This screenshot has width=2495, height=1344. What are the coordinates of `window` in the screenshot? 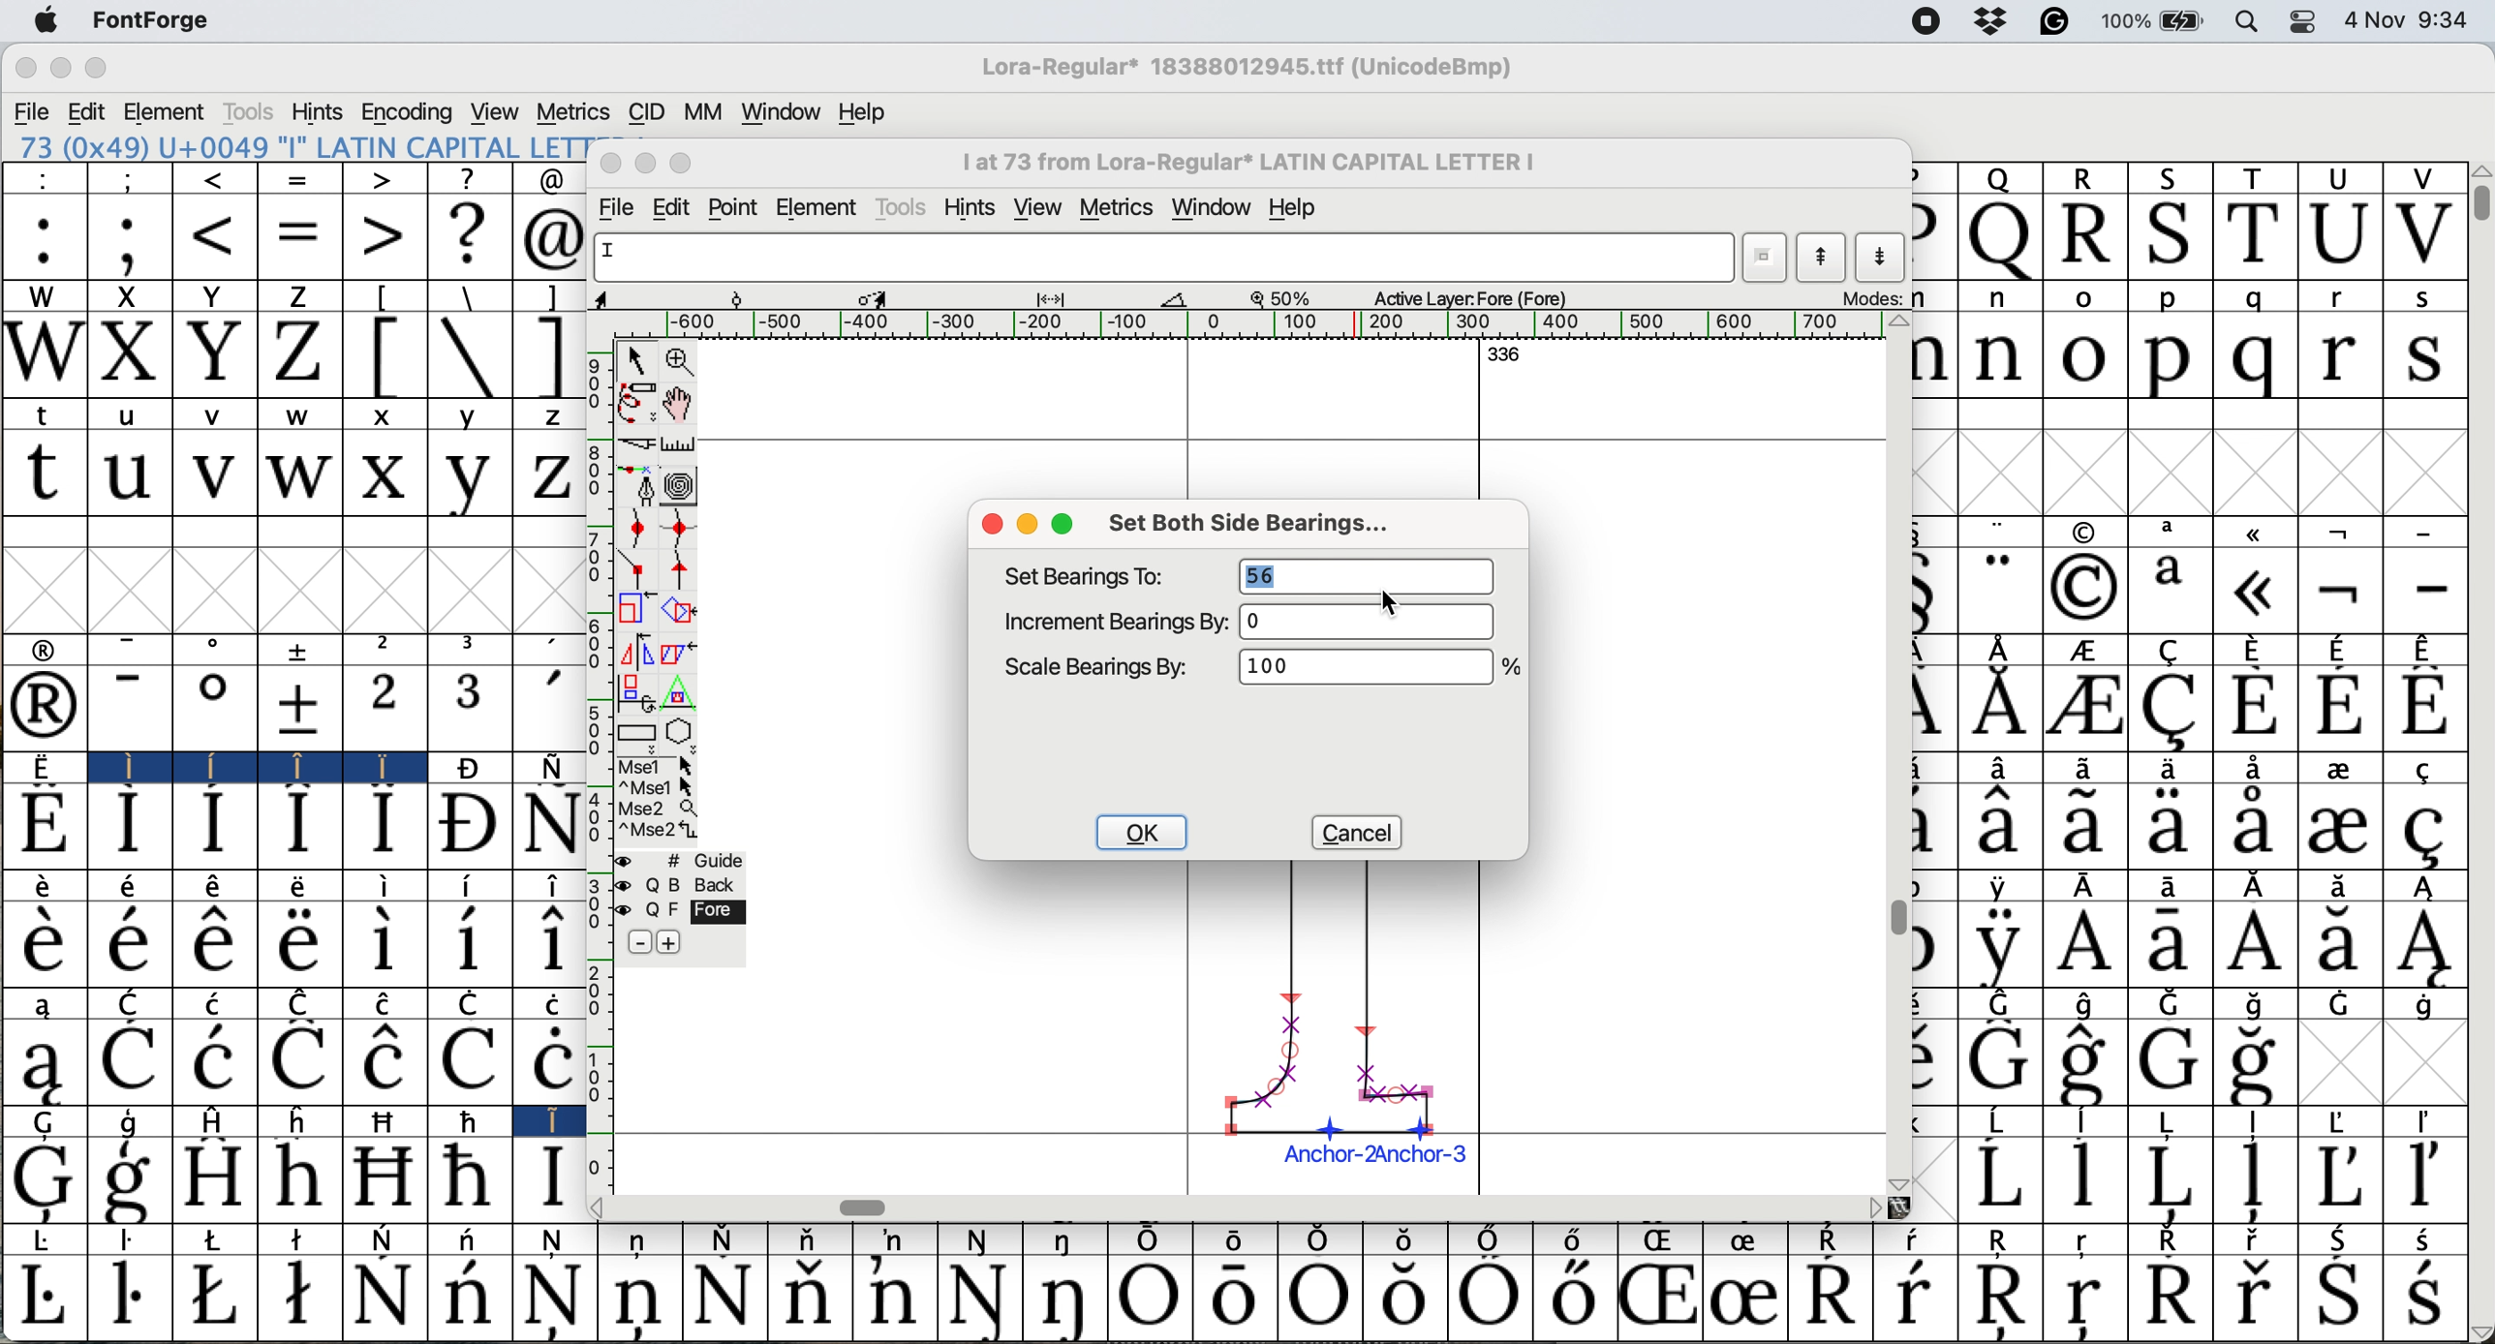 It's located at (782, 113).